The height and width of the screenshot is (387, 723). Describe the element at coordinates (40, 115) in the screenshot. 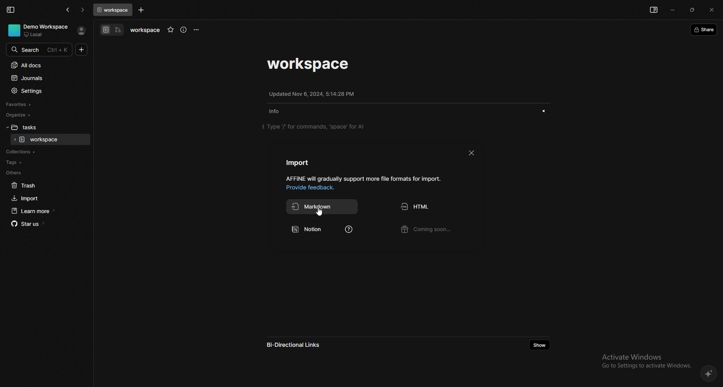

I see `organize` at that location.